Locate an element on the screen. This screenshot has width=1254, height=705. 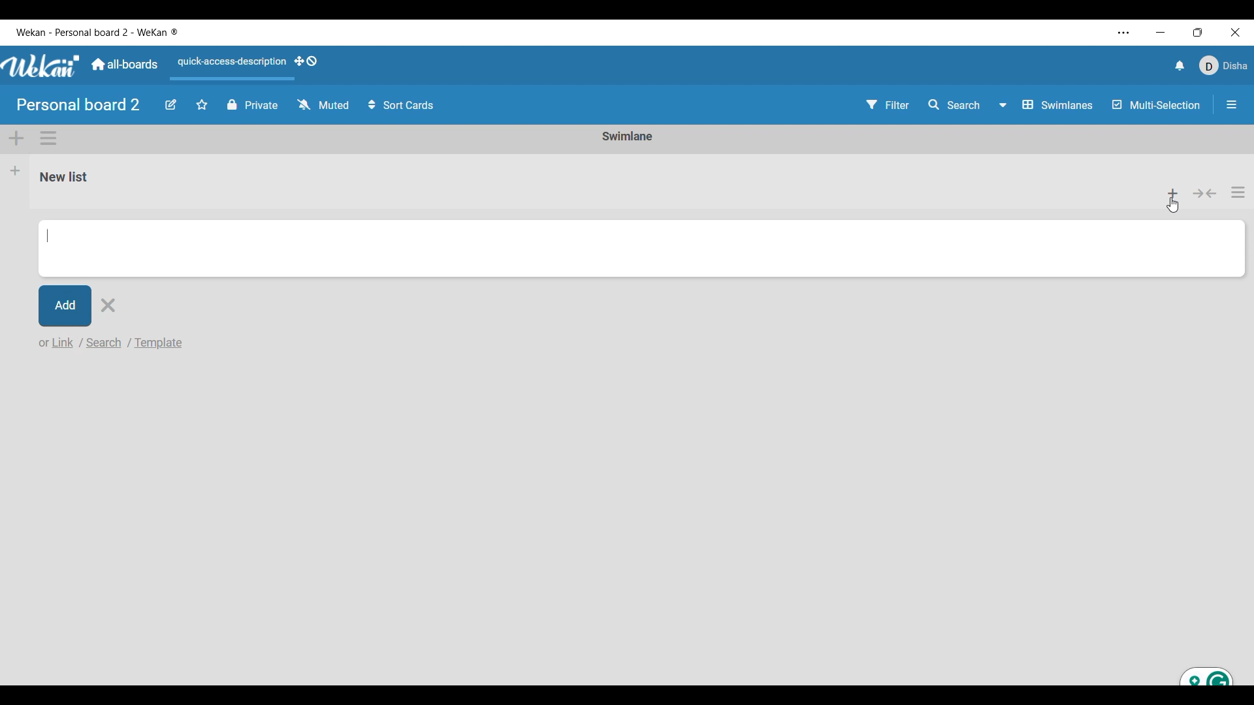
Toggle for Multi-selection is located at coordinates (1157, 104).